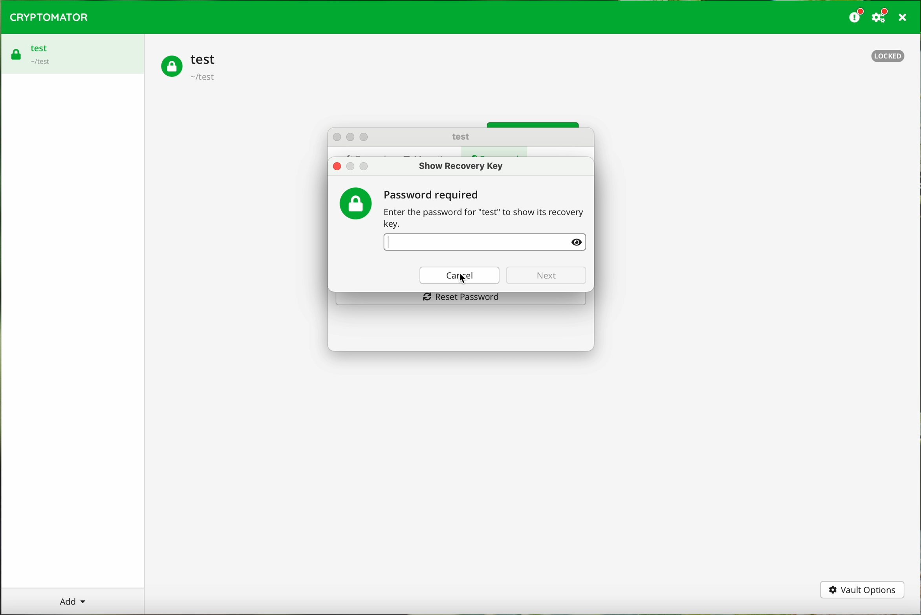  Describe the element at coordinates (857, 16) in the screenshot. I see `donate` at that location.